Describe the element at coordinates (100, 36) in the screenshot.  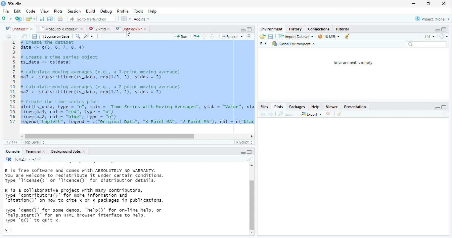
I see `compile report` at that location.